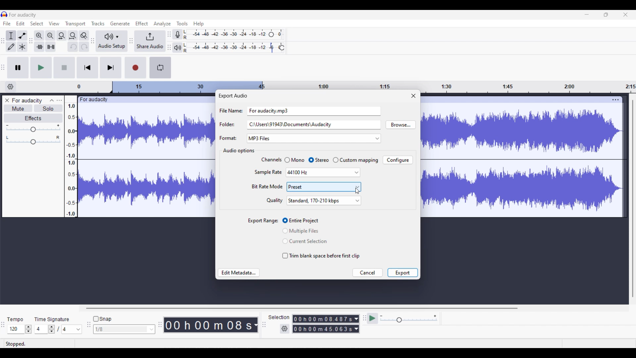  What do you see at coordinates (260, 139) in the screenshot?
I see `Format changed to selection` at bounding box center [260, 139].